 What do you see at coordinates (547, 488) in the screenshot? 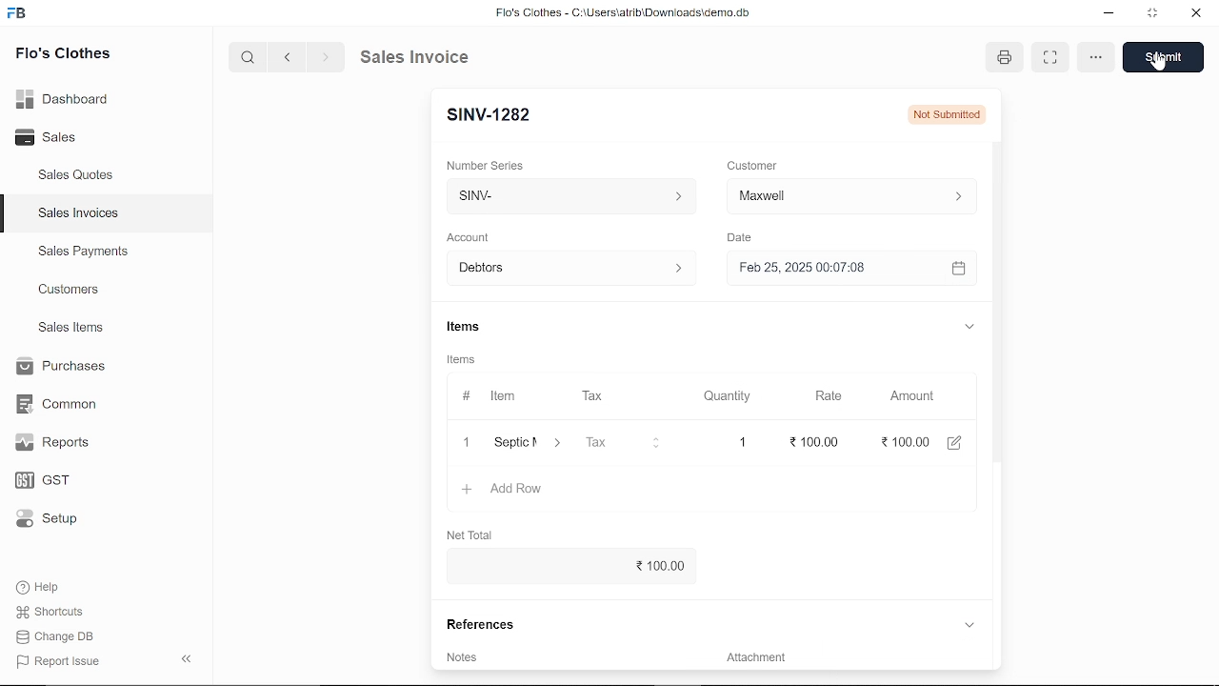
I see `‘Septic Maintenence` at bounding box center [547, 488].